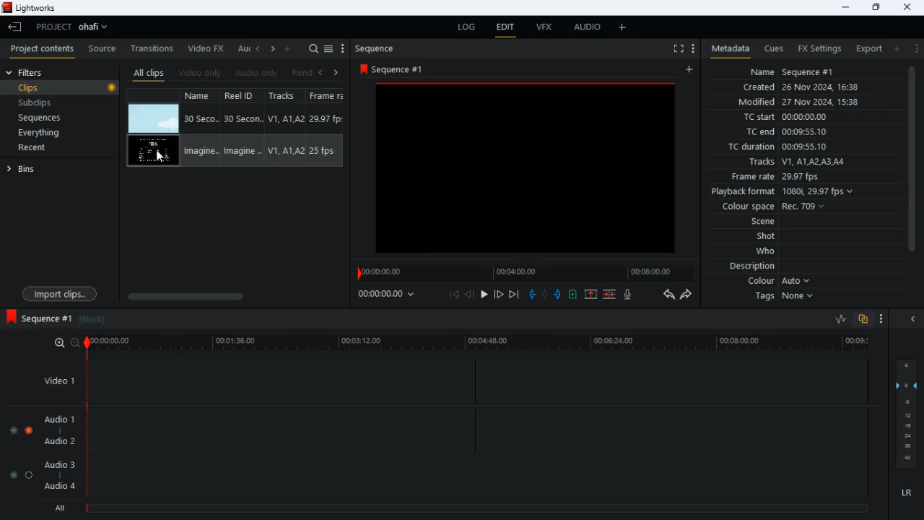  Describe the element at coordinates (391, 296) in the screenshot. I see `time` at that location.